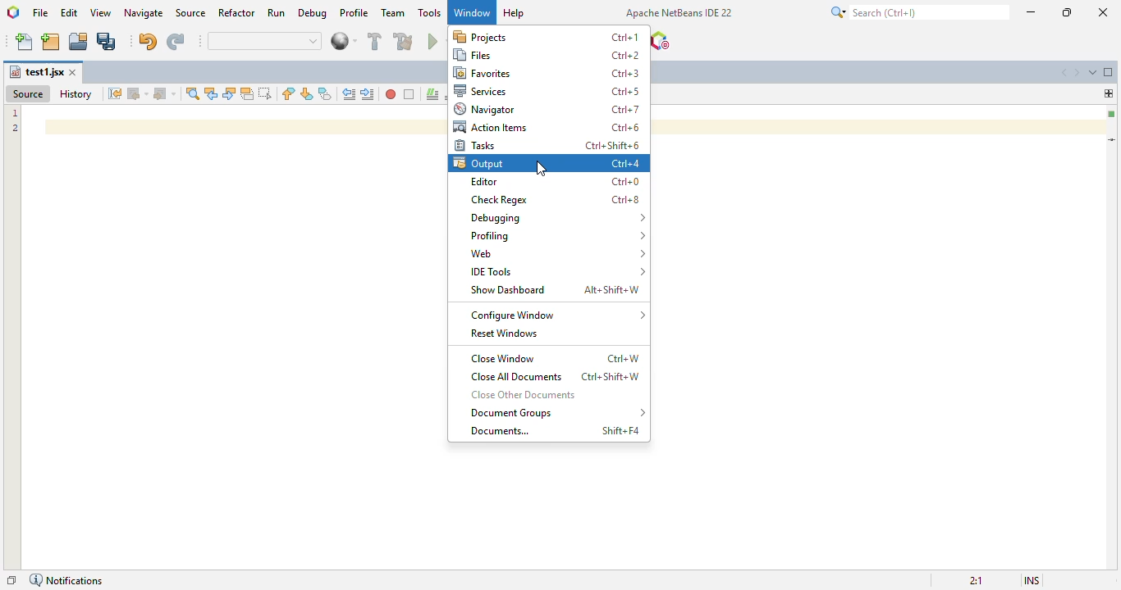 The image size is (1121, 590). Describe the element at coordinates (978, 577) in the screenshot. I see `2:1` at that location.